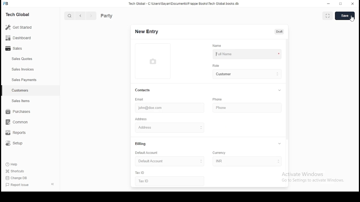 The width and height of the screenshot is (360, 202). What do you see at coordinates (15, 49) in the screenshot?
I see `sales` at bounding box center [15, 49].